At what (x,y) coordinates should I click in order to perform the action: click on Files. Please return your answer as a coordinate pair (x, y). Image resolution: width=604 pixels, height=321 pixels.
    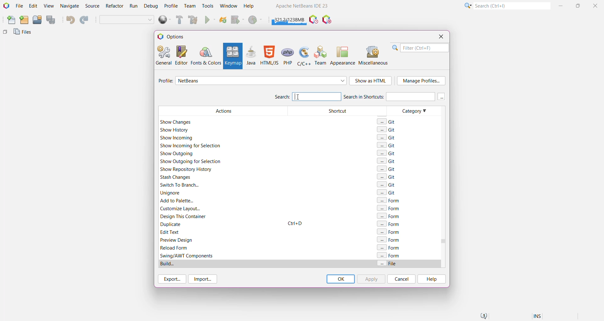
    Looking at the image, I should click on (24, 33).